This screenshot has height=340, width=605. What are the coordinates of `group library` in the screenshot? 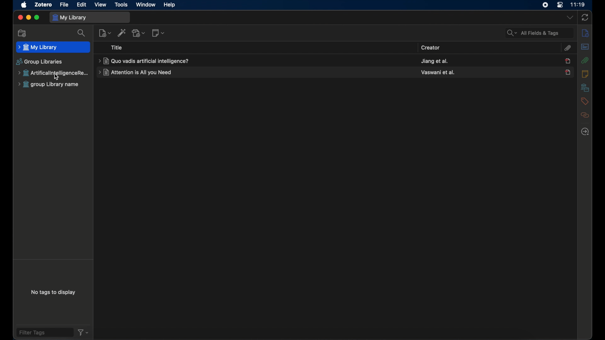 It's located at (53, 73).